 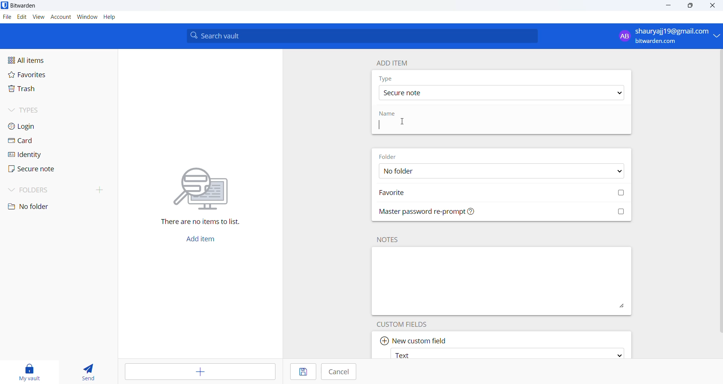 I want to click on file, so click(x=6, y=17).